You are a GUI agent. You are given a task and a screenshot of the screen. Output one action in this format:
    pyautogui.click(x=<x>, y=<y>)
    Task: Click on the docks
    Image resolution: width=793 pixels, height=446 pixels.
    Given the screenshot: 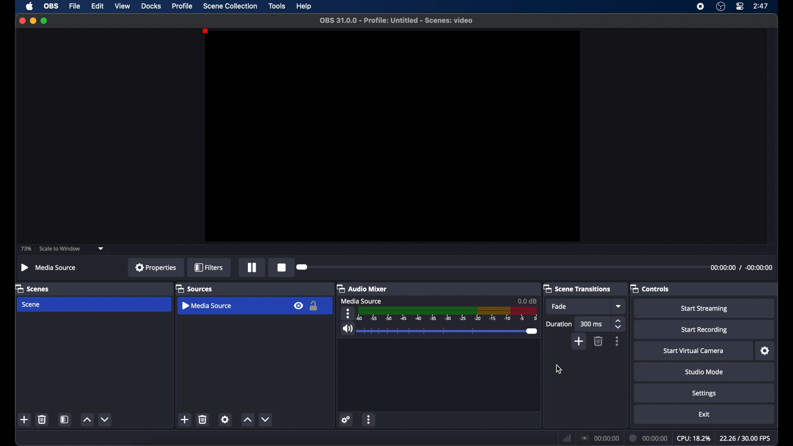 What is the action you would take?
    pyautogui.click(x=151, y=6)
    